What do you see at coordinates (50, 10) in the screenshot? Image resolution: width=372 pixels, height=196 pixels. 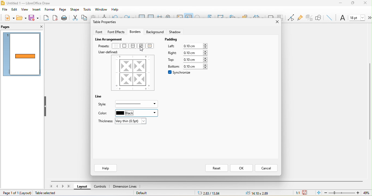 I see `format` at bounding box center [50, 10].